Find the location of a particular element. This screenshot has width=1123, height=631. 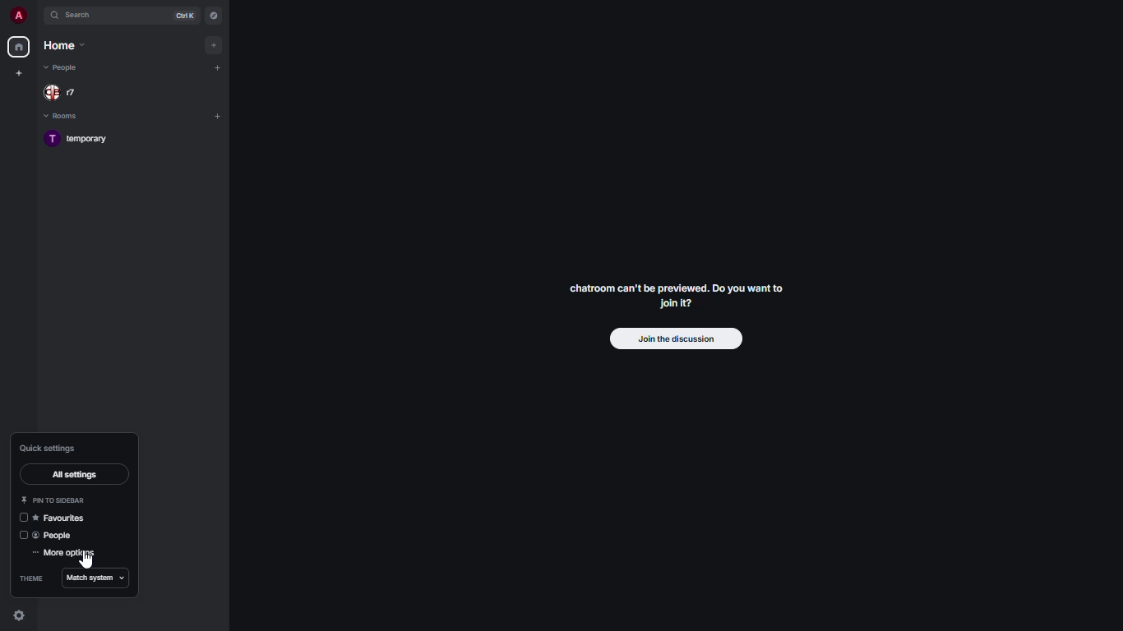

pin to sidebar is located at coordinates (55, 500).